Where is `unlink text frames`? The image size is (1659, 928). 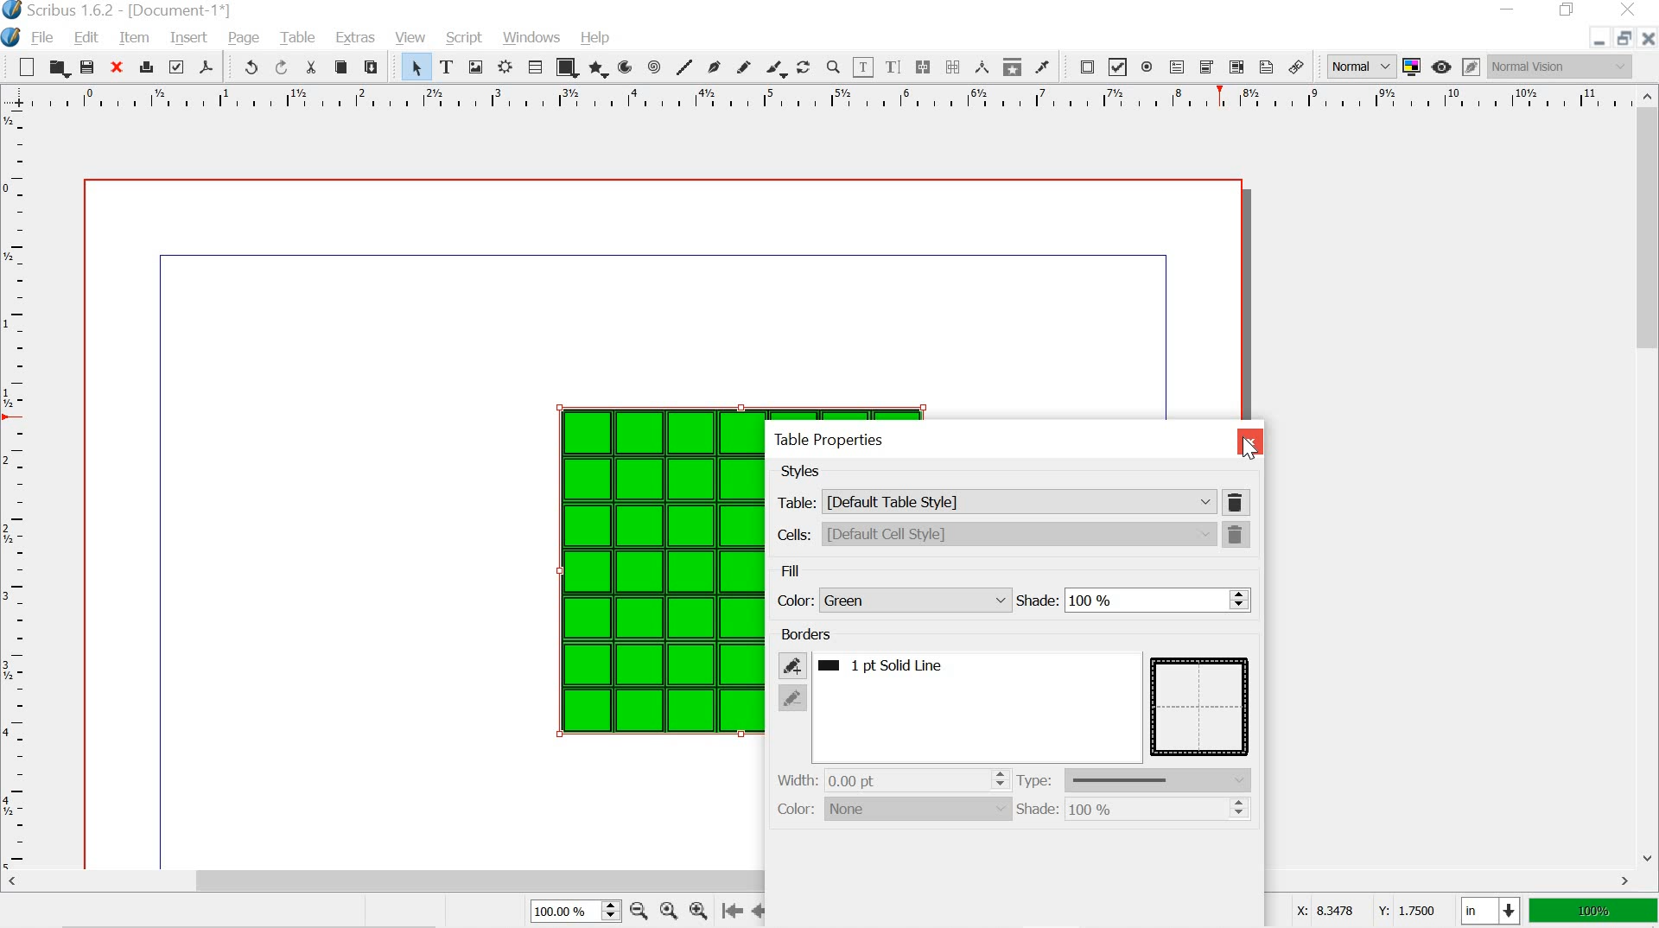 unlink text frames is located at coordinates (955, 65).